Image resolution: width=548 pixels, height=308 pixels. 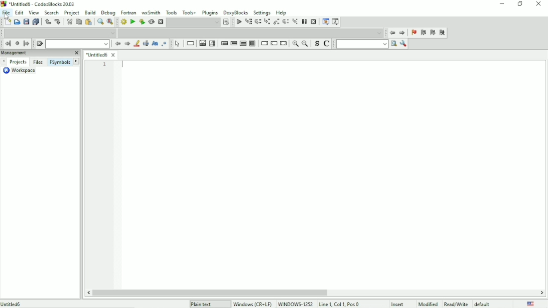 I want to click on Step into, so click(x=267, y=22).